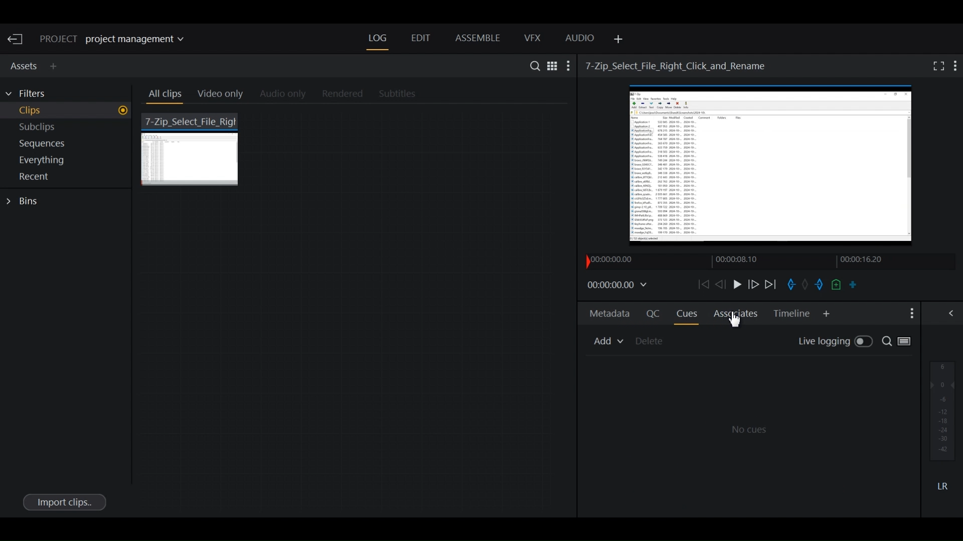 The image size is (963, 541). I want to click on Log, so click(378, 39).